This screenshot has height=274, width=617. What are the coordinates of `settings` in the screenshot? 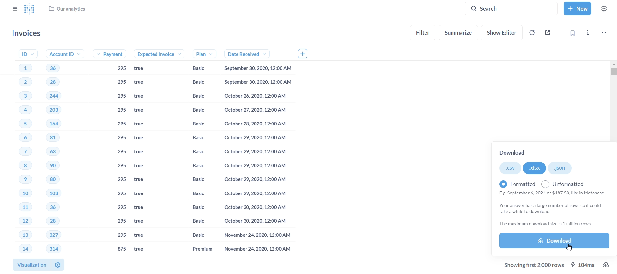 It's located at (58, 264).